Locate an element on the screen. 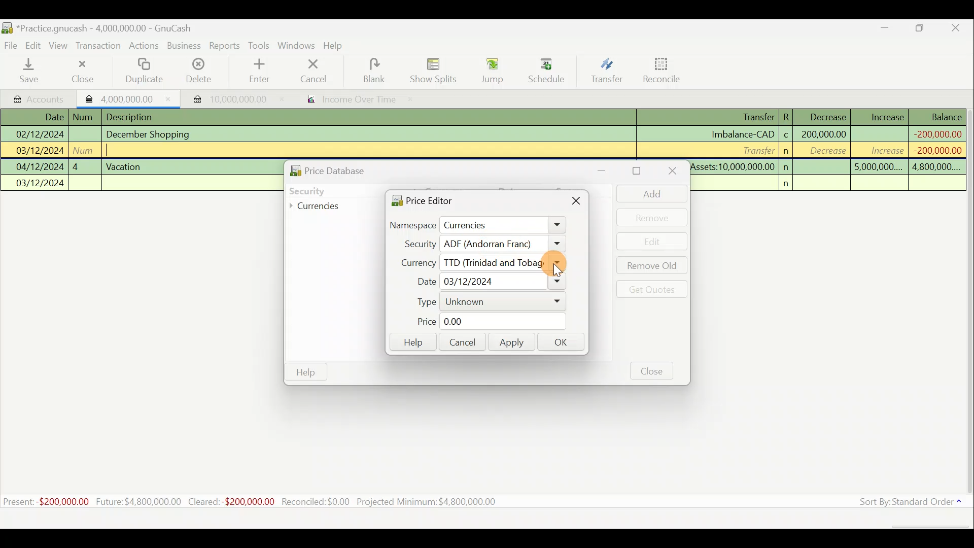 The width and height of the screenshot is (974, 548). Document name is located at coordinates (97, 26).